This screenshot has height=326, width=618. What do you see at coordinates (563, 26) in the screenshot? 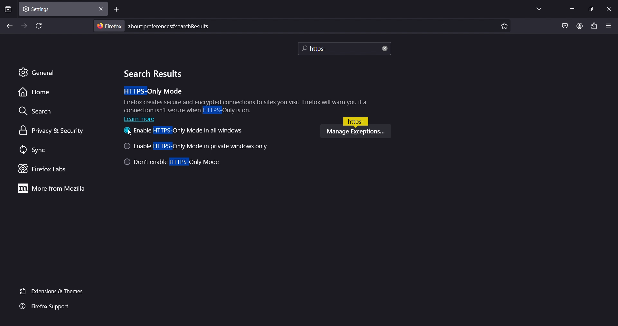
I see `save to pocket` at bounding box center [563, 26].